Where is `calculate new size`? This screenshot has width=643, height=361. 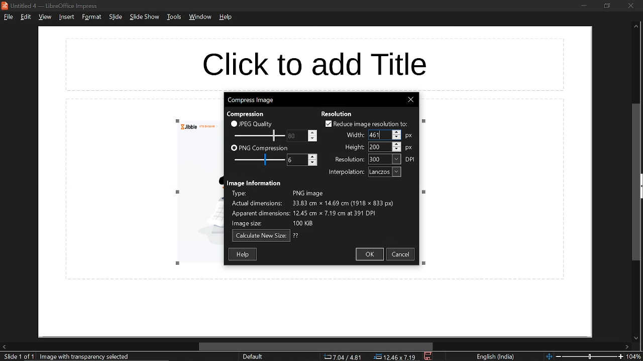
calculate new size is located at coordinates (261, 236).